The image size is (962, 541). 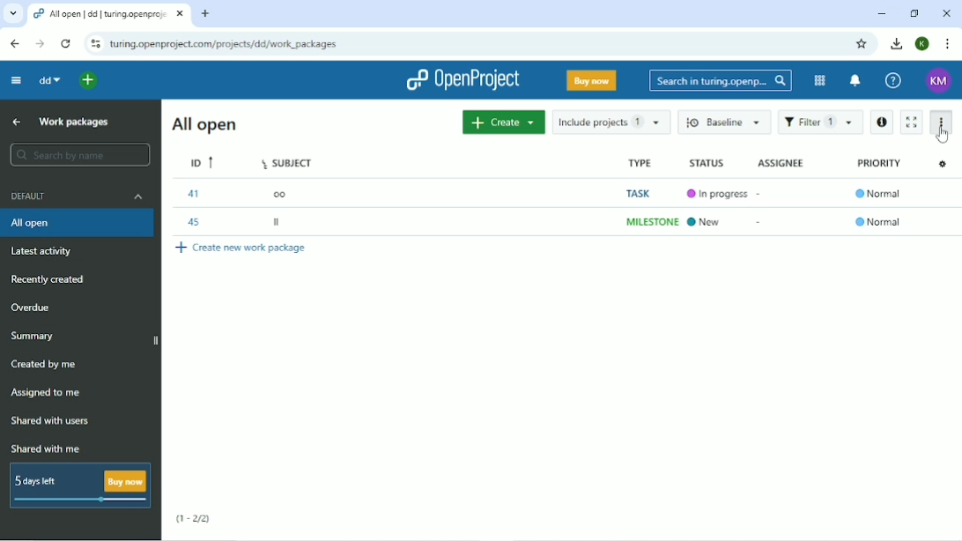 I want to click on Site, so click(x=225, y=44).